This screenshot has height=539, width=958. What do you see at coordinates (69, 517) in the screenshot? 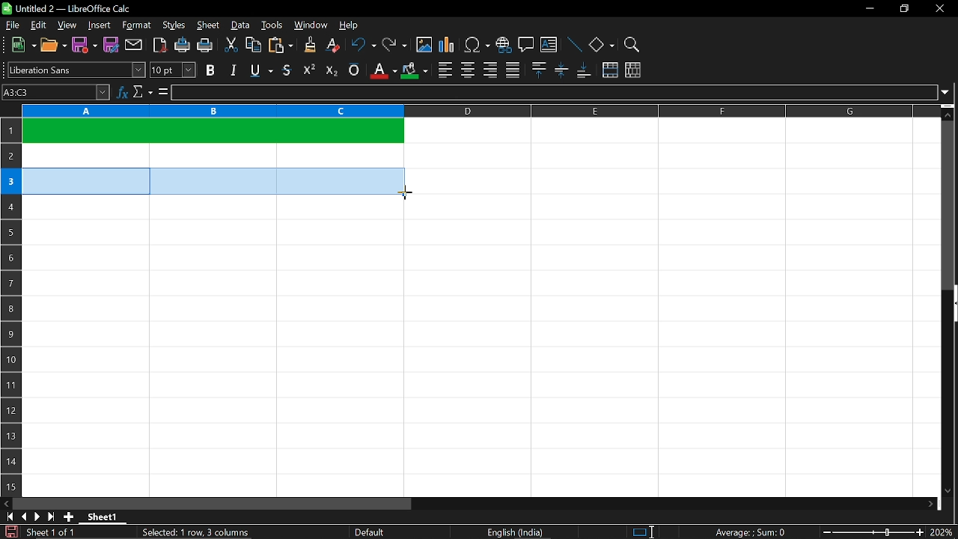
I see `add sheet` at bounding box center [69, 517].